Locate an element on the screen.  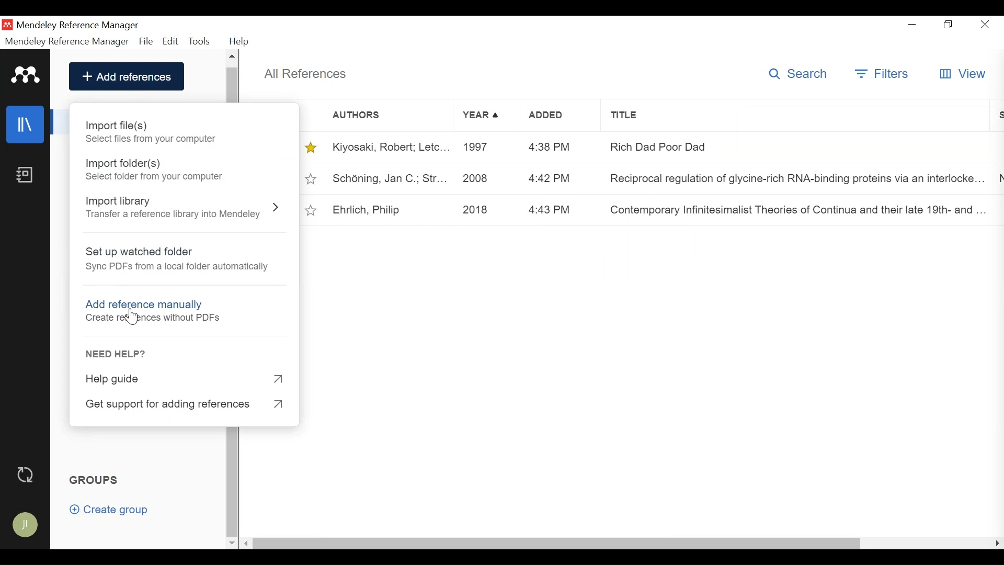
Get Support for adding references is located at coordinates (186, 405).